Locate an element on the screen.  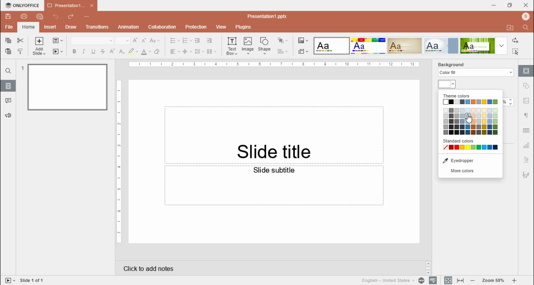
zoom in/zoom out is located at coordinates (493, 281).